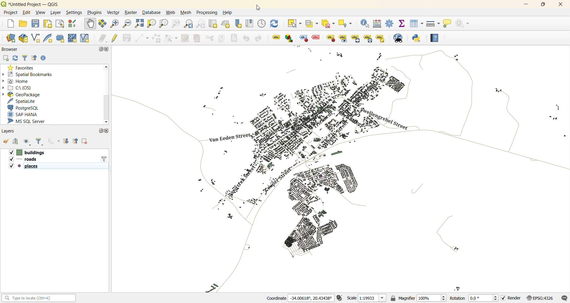 The width and height of the screenshot is (570, 303). I want to click on zoom selection , so click(152, 24).